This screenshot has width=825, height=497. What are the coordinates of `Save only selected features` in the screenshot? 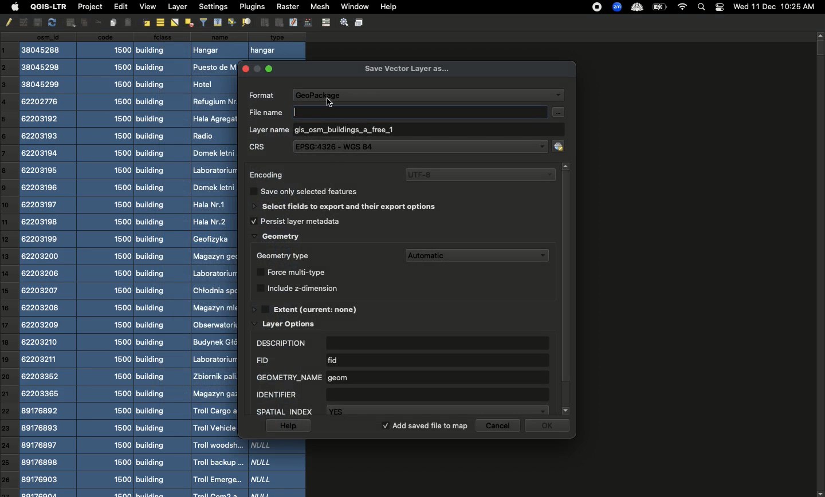 It's located at (316, 192).